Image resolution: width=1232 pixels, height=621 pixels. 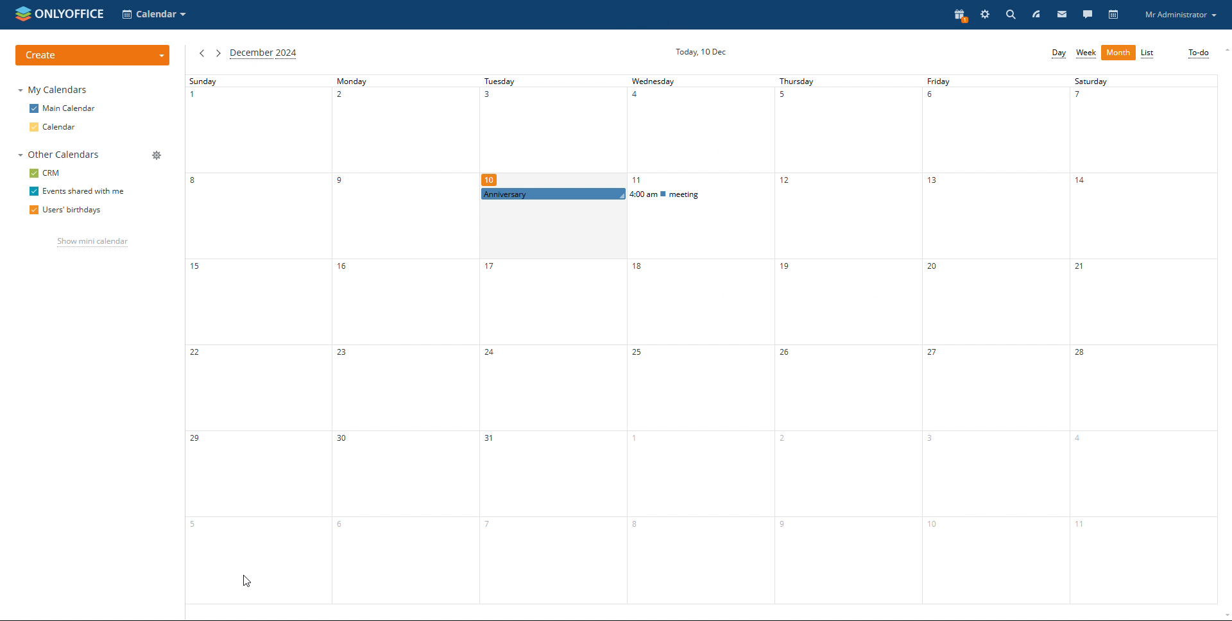 What do you see at coordinates (985, 15) in the screenshot?
I see `settings` at bounding box center [985, 15].